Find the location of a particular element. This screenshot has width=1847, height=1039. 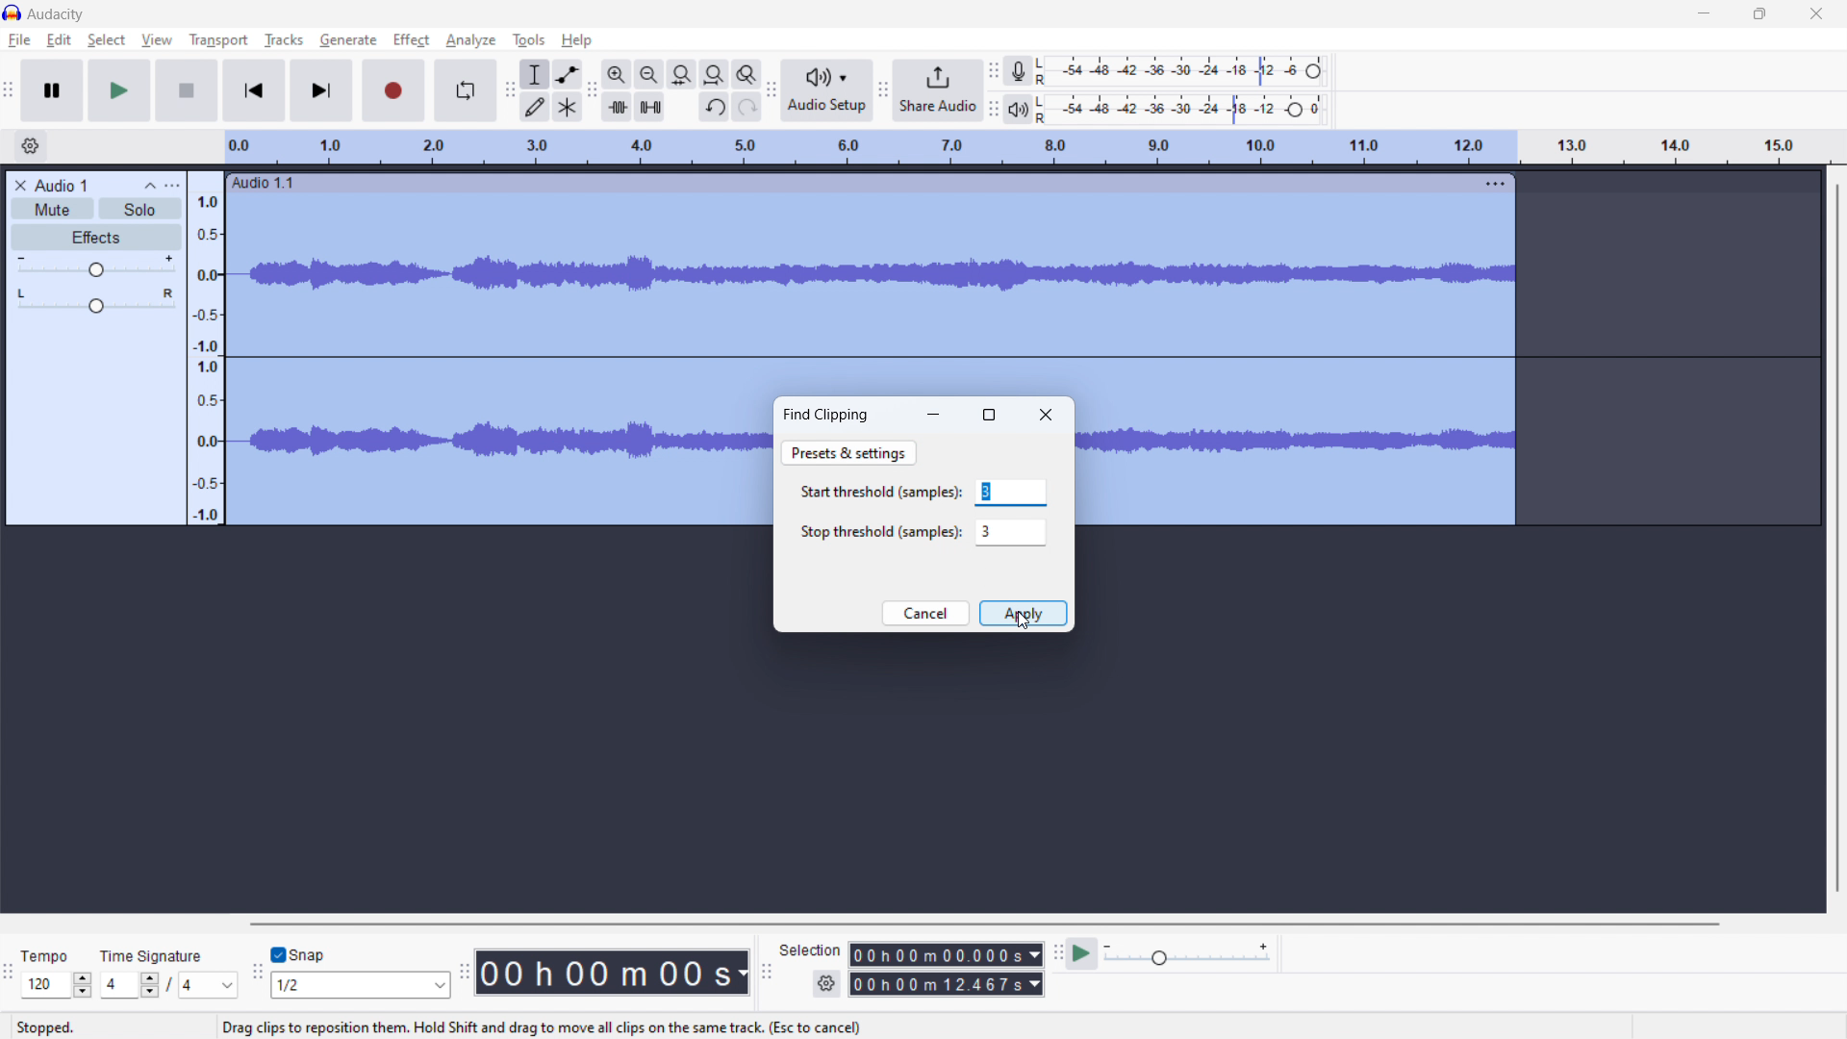

play at speed is located at coordinates (1082, 953).